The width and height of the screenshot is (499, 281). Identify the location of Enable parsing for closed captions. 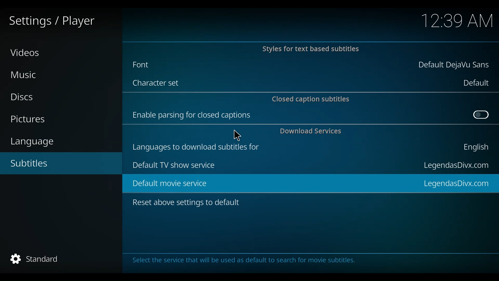
(193, 115).